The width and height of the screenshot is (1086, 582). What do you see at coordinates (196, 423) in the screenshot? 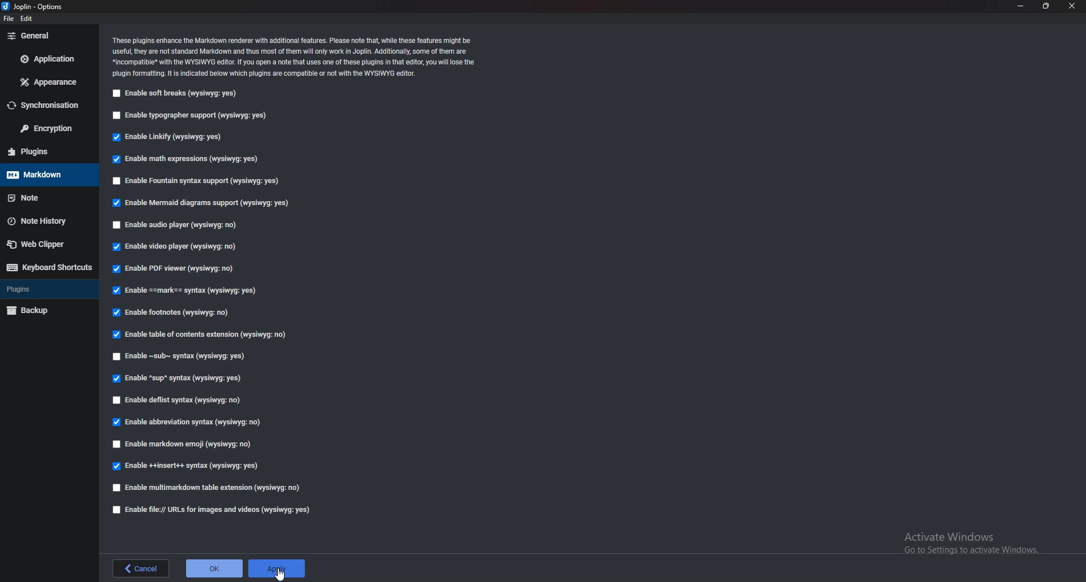
I see `enable abbreviation syntax` at bounding box center [196, 423].